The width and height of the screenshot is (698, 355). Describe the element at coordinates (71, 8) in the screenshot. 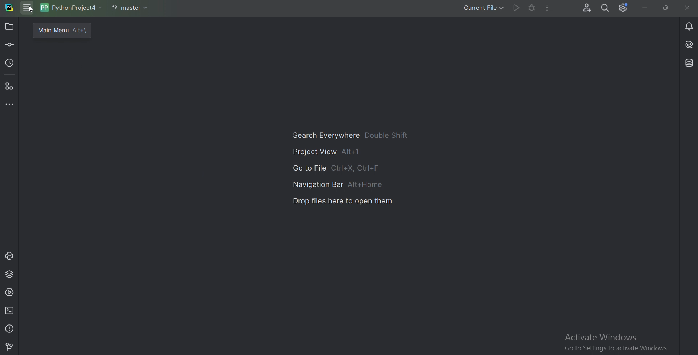

I see `project name` at that location.